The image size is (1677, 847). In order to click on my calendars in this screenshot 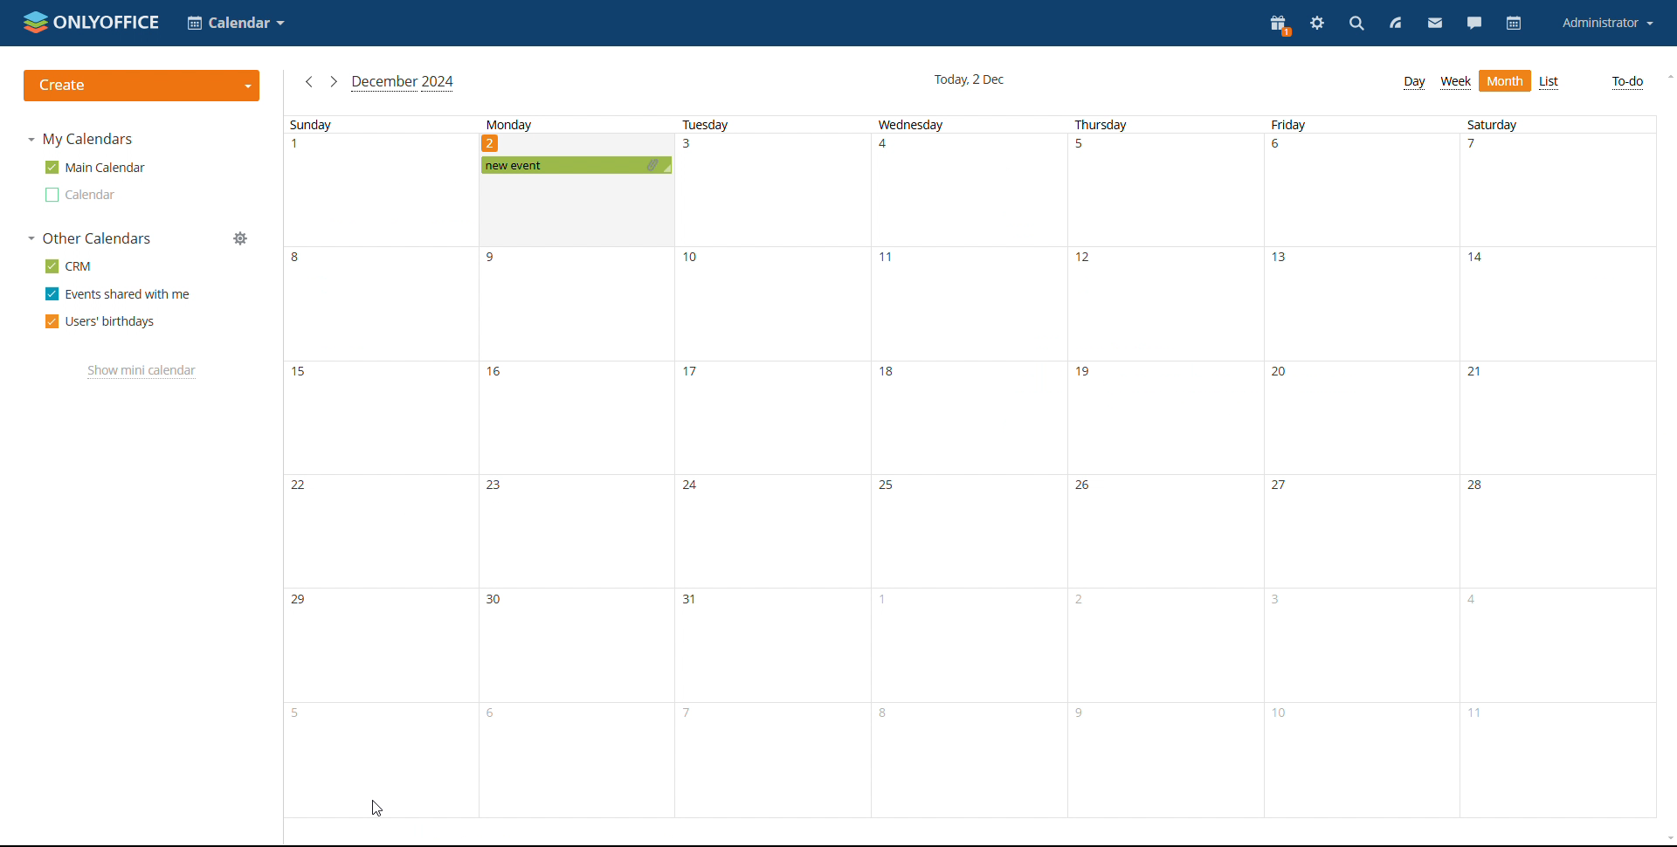, I will do `click(79, 139)`.